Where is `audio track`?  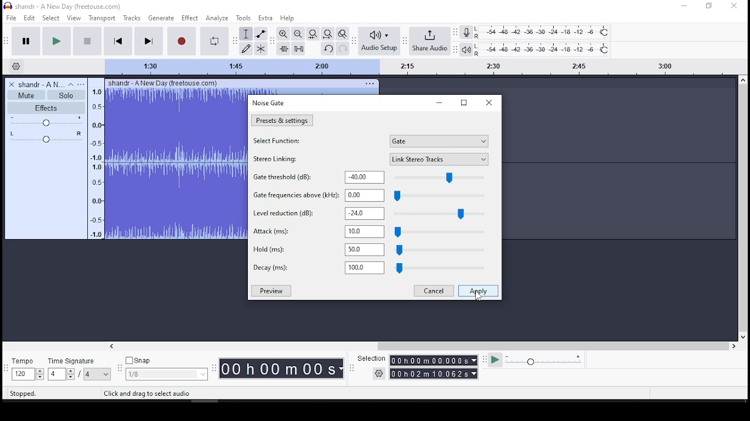
audio track is located at coordinates (176, 158).